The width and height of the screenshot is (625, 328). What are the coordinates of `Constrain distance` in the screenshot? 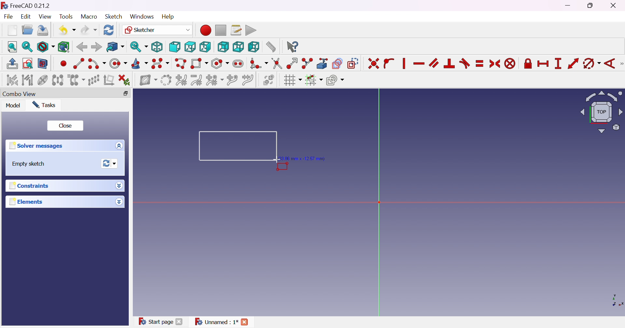 It's located at (573, 63).